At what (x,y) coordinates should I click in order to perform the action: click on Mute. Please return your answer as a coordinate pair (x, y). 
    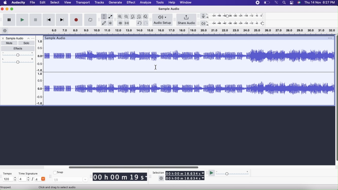
    Looking at the image, I should click on (9, 43).